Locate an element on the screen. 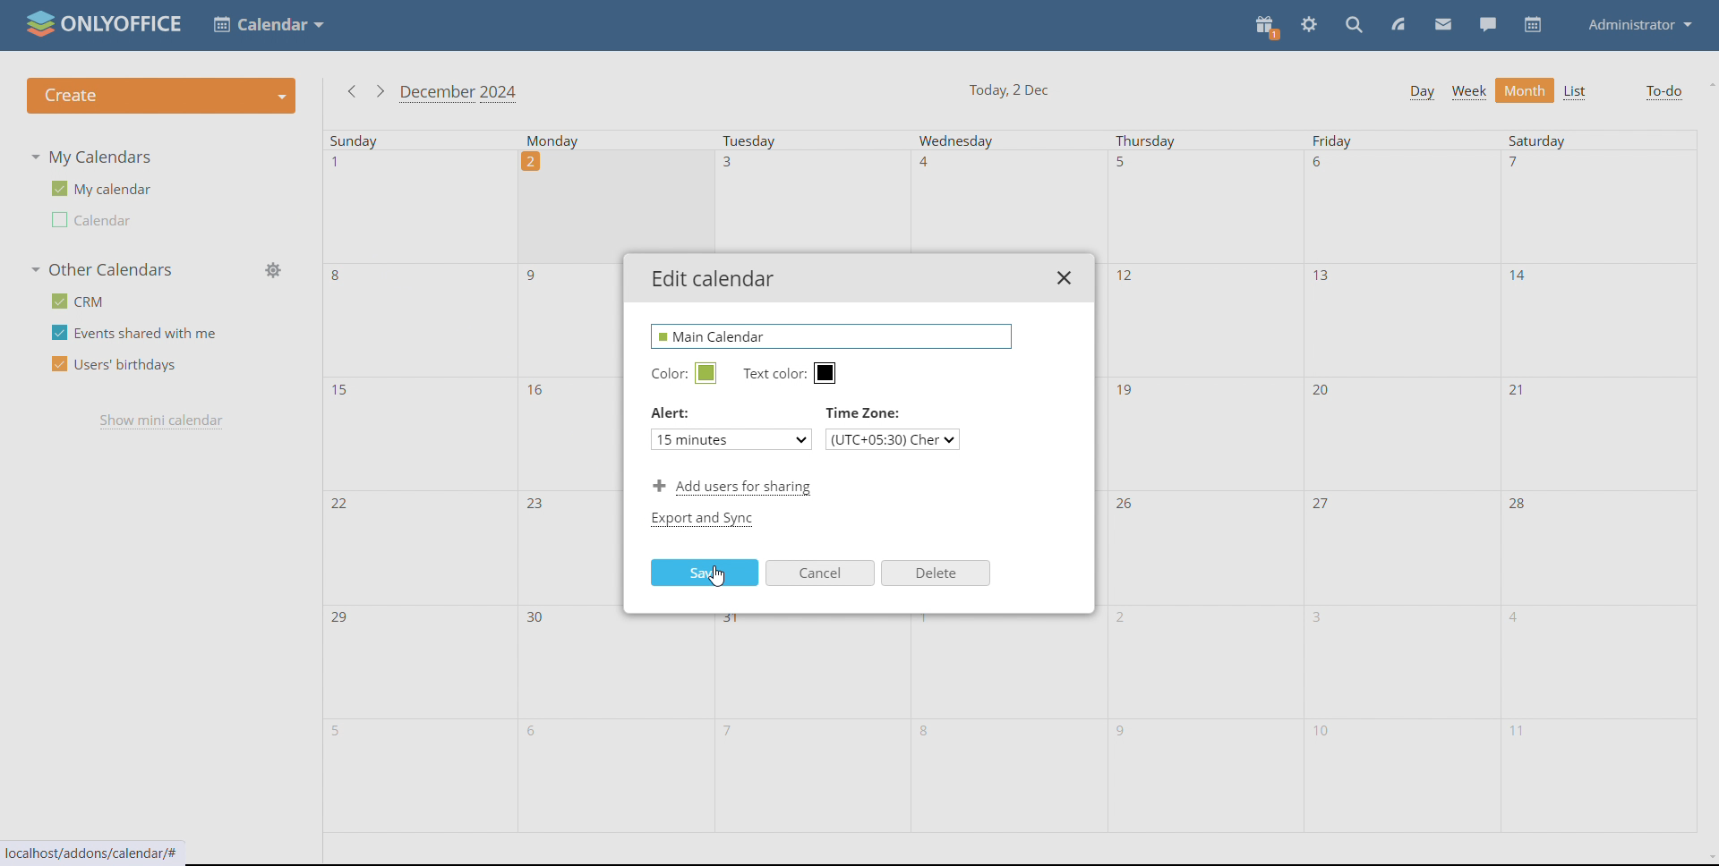 This screenshot has width=1719, height=866. current month is located at coordinates (459, 93).